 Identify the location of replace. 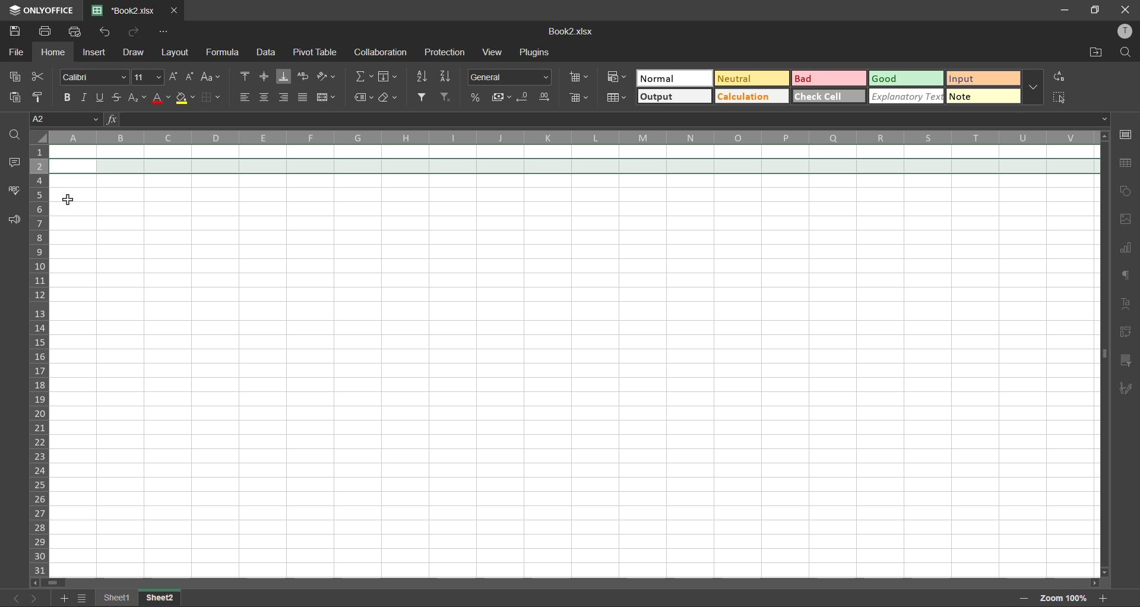
(1057, 77).